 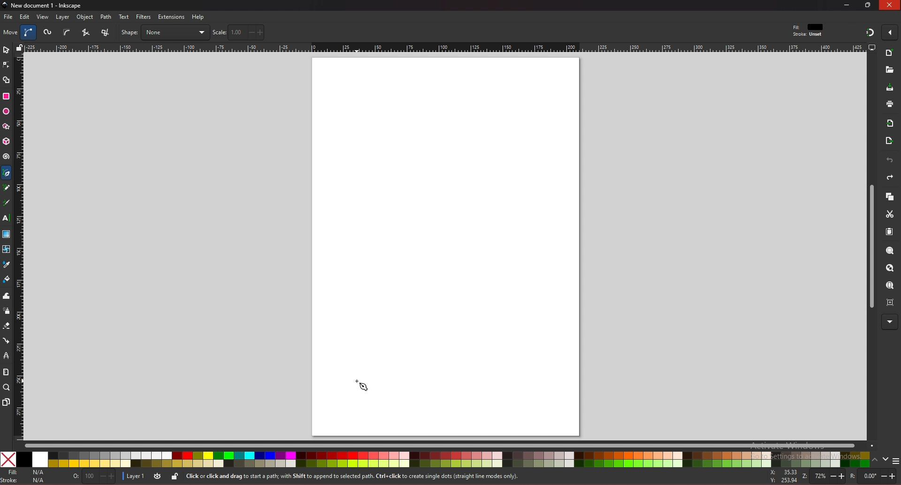 What do you see at coordinates (449, 445) in the screenshot?
I see `scroll bar` at bounding box center [449, 445].